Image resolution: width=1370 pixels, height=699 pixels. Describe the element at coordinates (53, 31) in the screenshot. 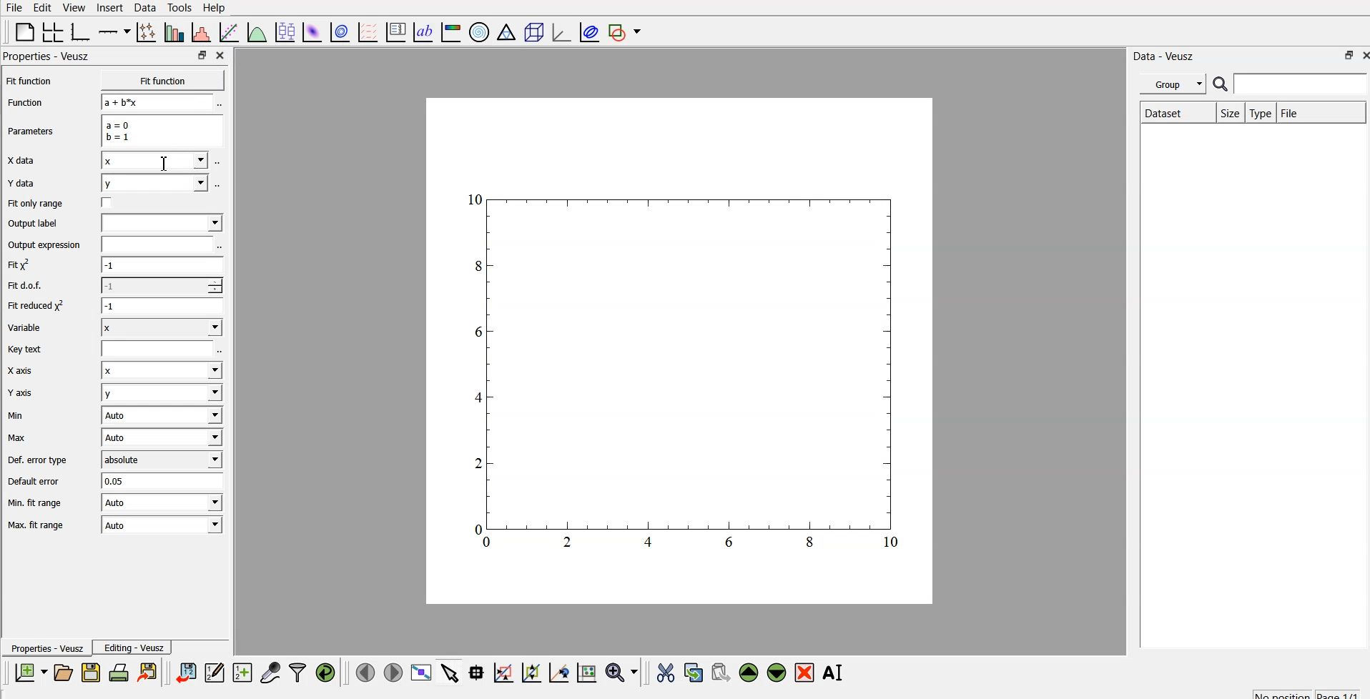

I see `arrange graphs in a grid` at that location.